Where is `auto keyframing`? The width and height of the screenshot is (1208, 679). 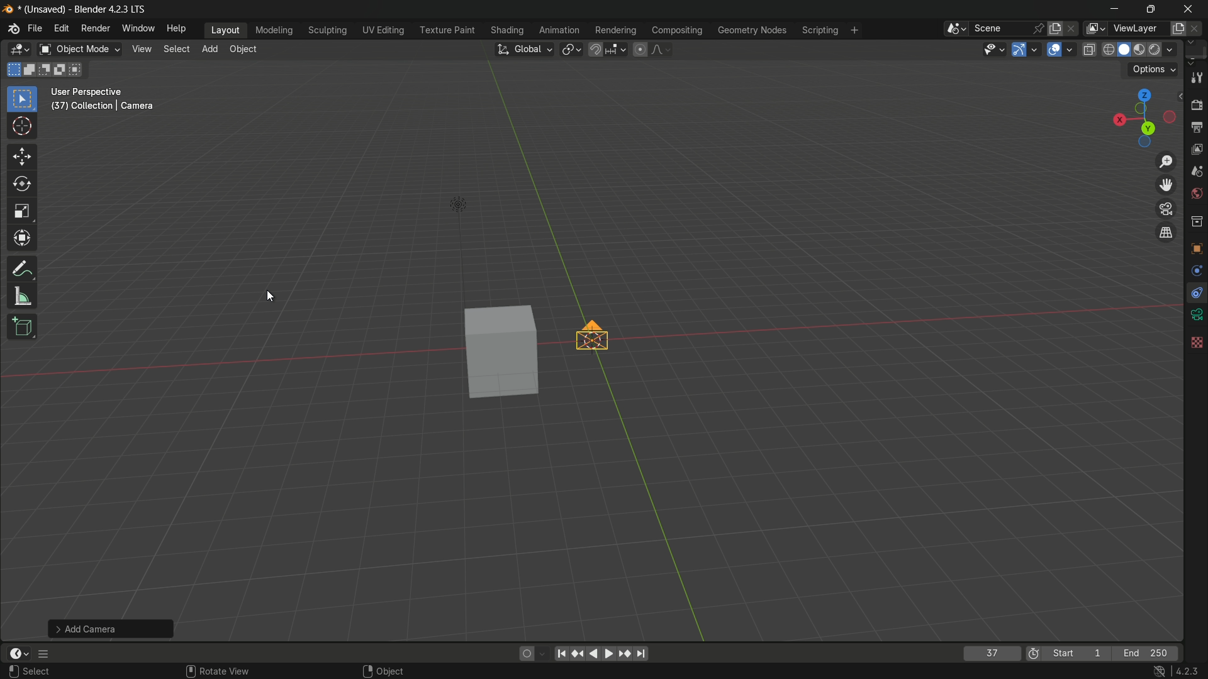 auto keyframing is located at coordinates (545, 653).